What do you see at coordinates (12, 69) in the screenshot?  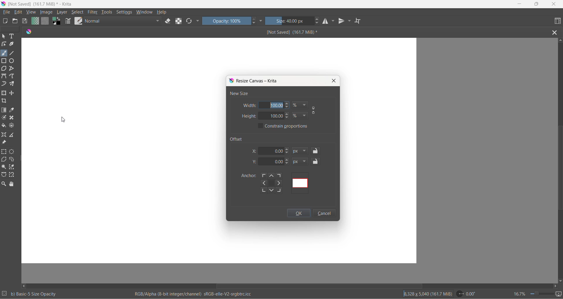 I see `polyline tool` at bounding box center [12, 69].